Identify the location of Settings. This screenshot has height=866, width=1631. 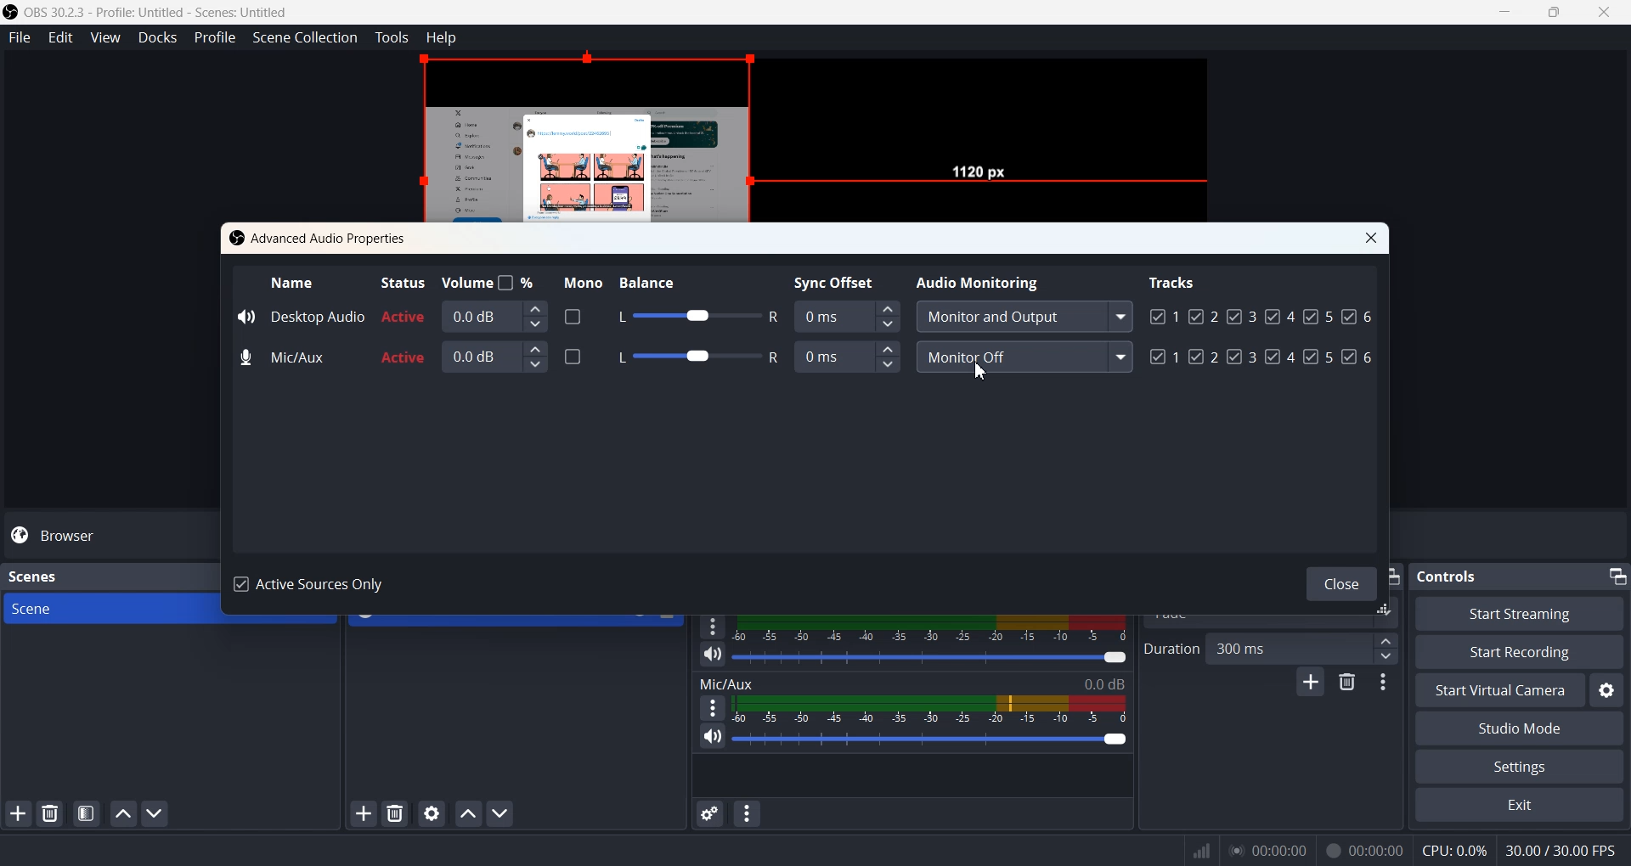
(1518, 768).